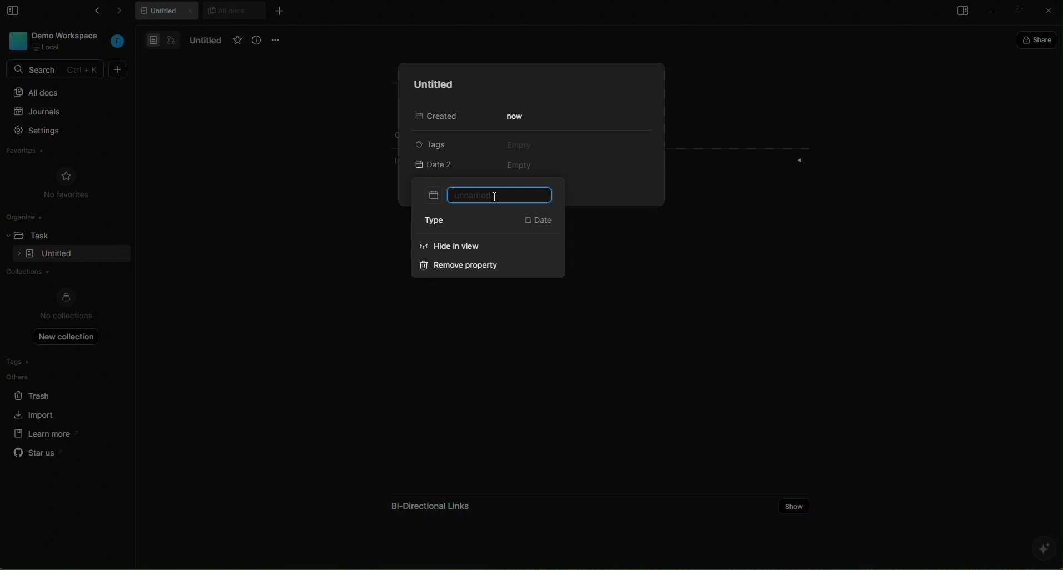 Image resolution: width=1063 pixels, height=570 pixels. Describe the element at coordinates (992, 12) in the screenshot. I see `minimize` at that location.